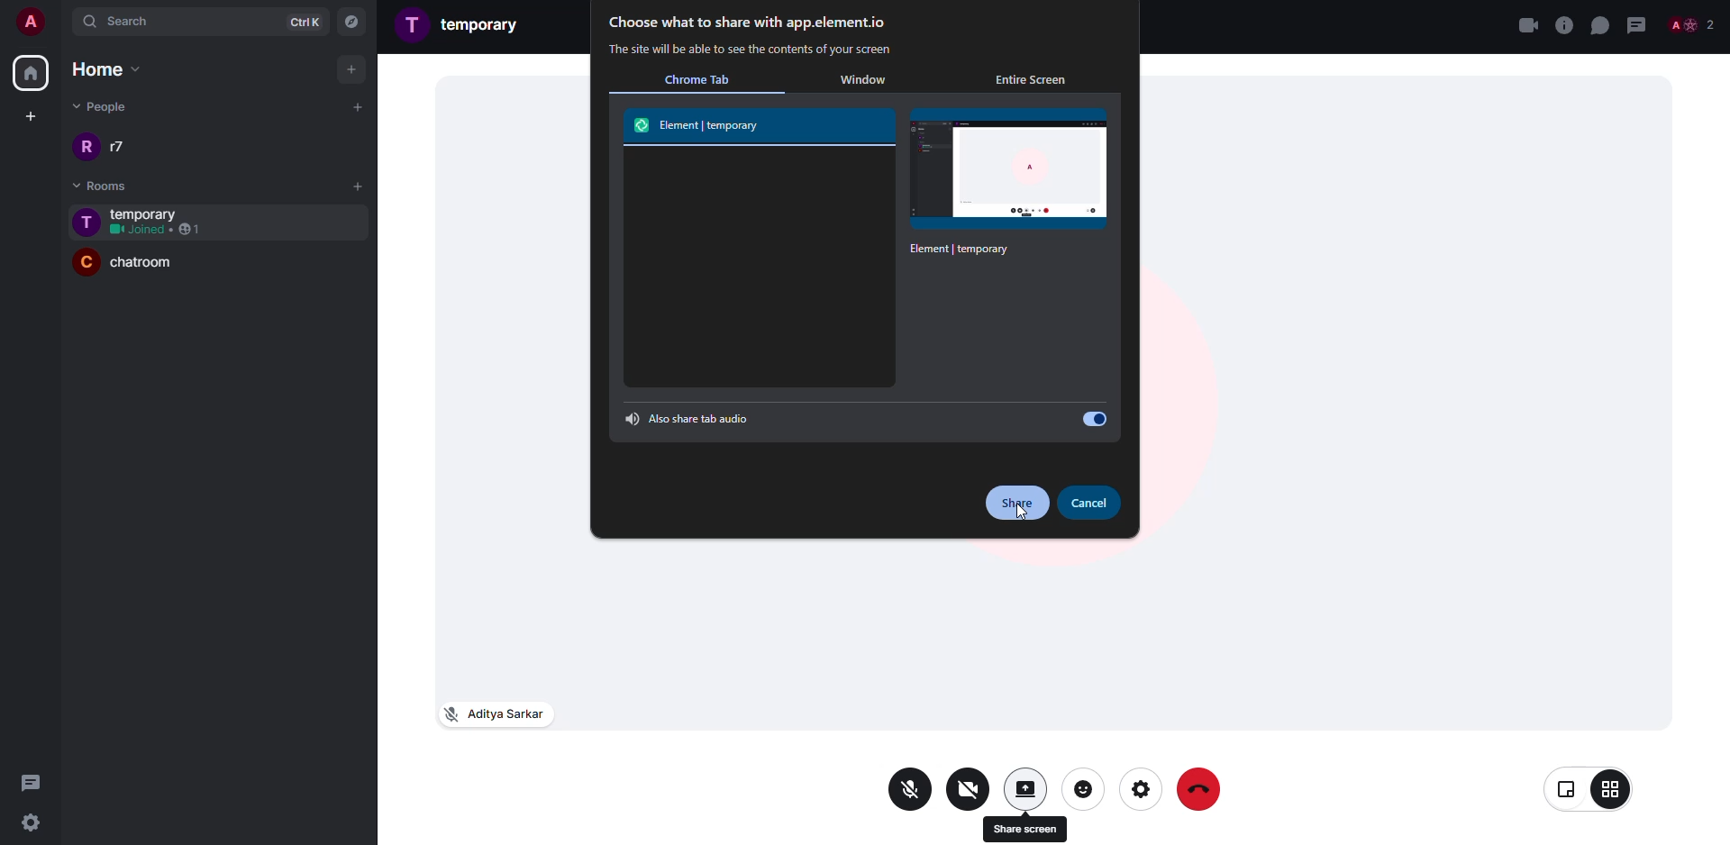 This screenshot has height=845, width=1730. What do you see at coordinates (351, 23) in the screenshot?
I see `navigator` at bounding box center [351, 23].